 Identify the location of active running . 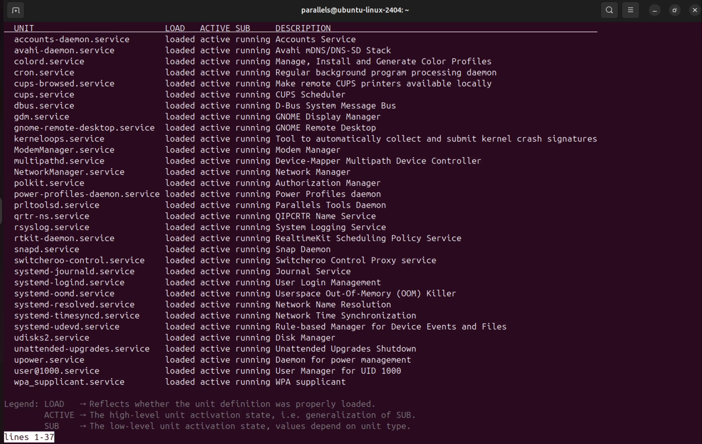
(274, 339).